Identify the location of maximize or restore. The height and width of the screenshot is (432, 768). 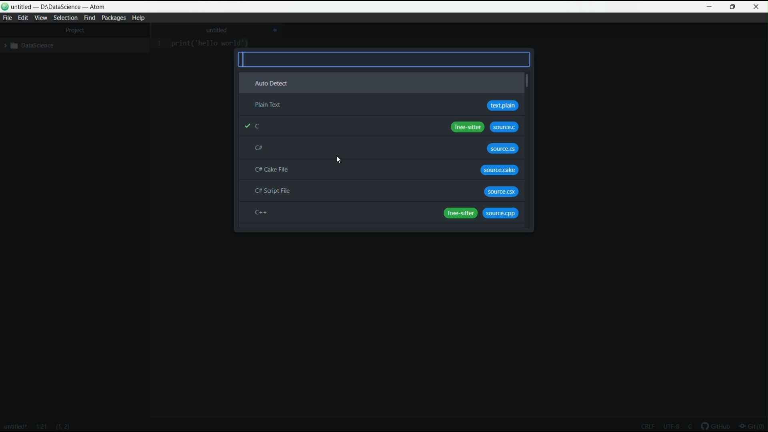
(732, 7).